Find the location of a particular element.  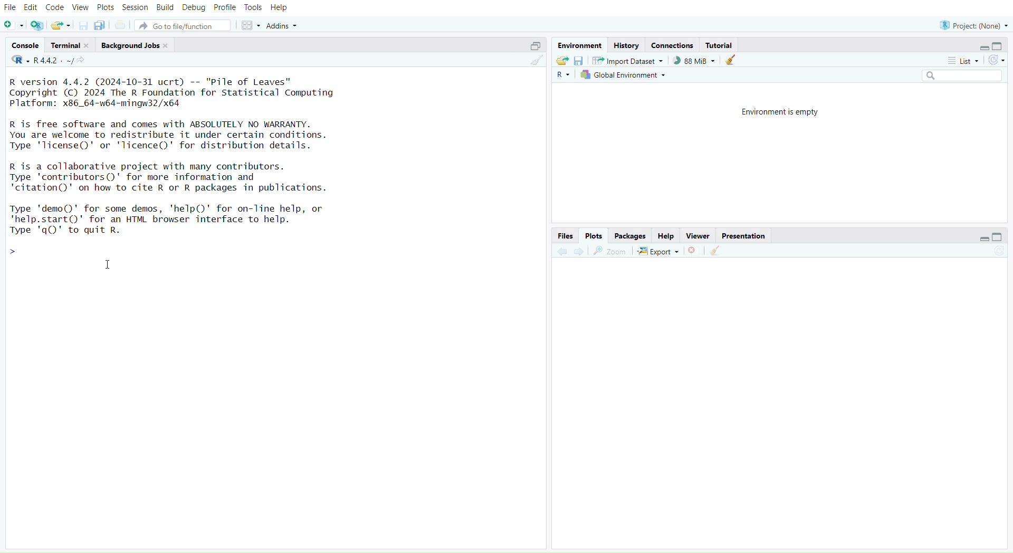

88mib is located at coordinates (694, 61).